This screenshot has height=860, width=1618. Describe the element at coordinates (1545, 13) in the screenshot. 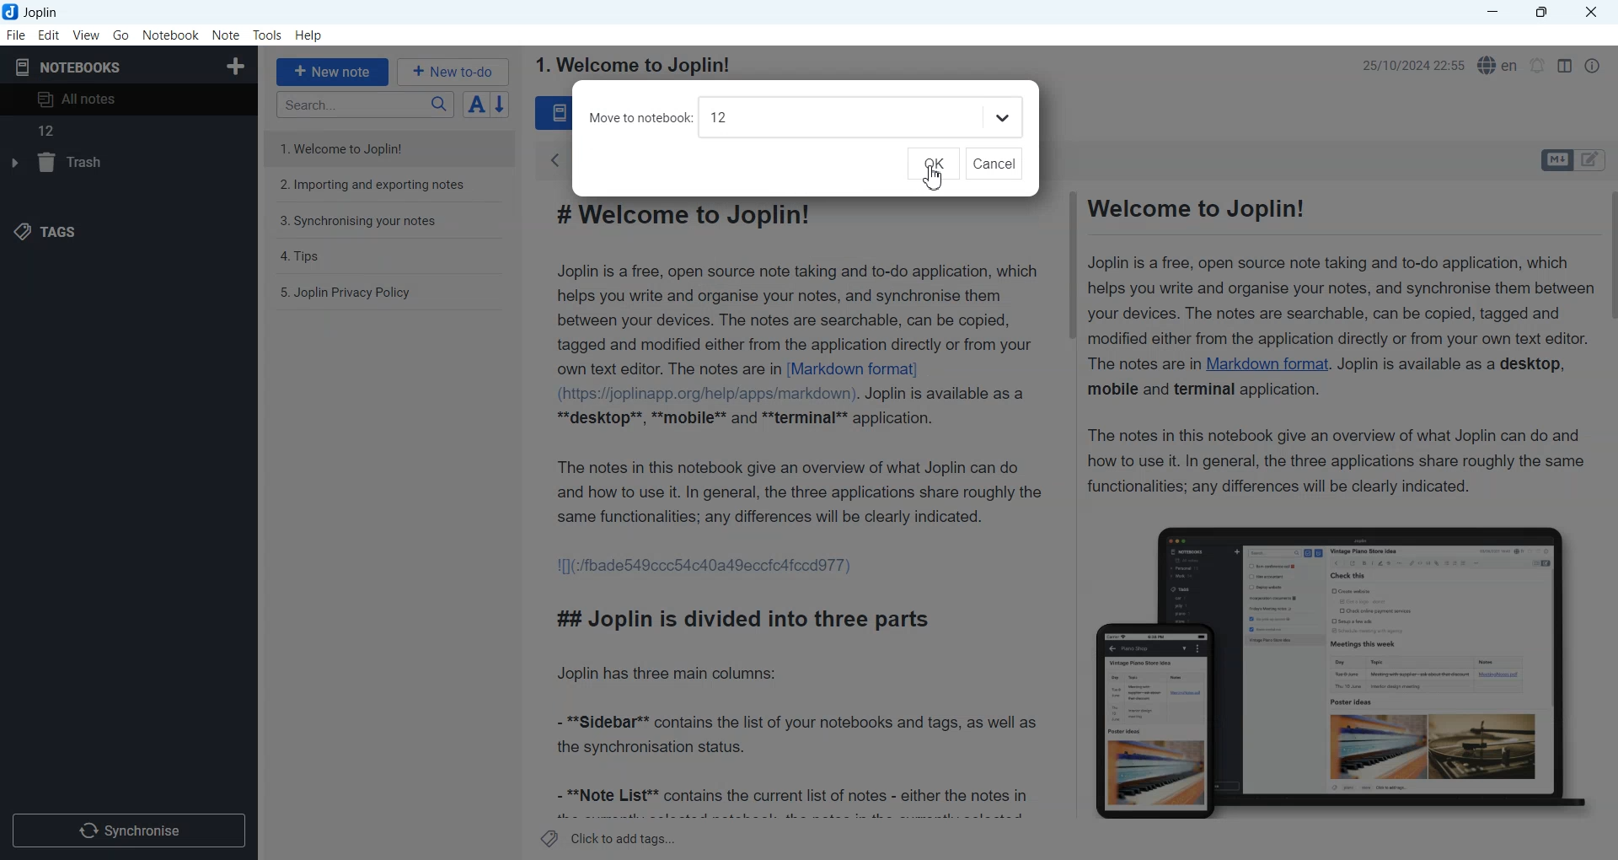

I see `Maximize` at that location.